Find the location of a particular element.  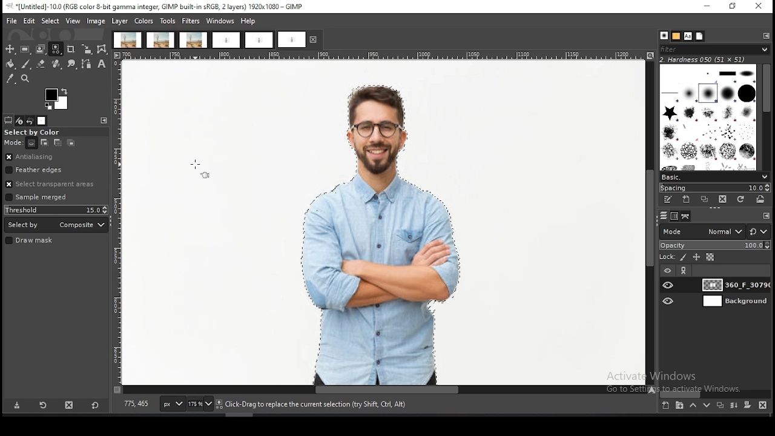

brushes is located at coordinates (664, 36).